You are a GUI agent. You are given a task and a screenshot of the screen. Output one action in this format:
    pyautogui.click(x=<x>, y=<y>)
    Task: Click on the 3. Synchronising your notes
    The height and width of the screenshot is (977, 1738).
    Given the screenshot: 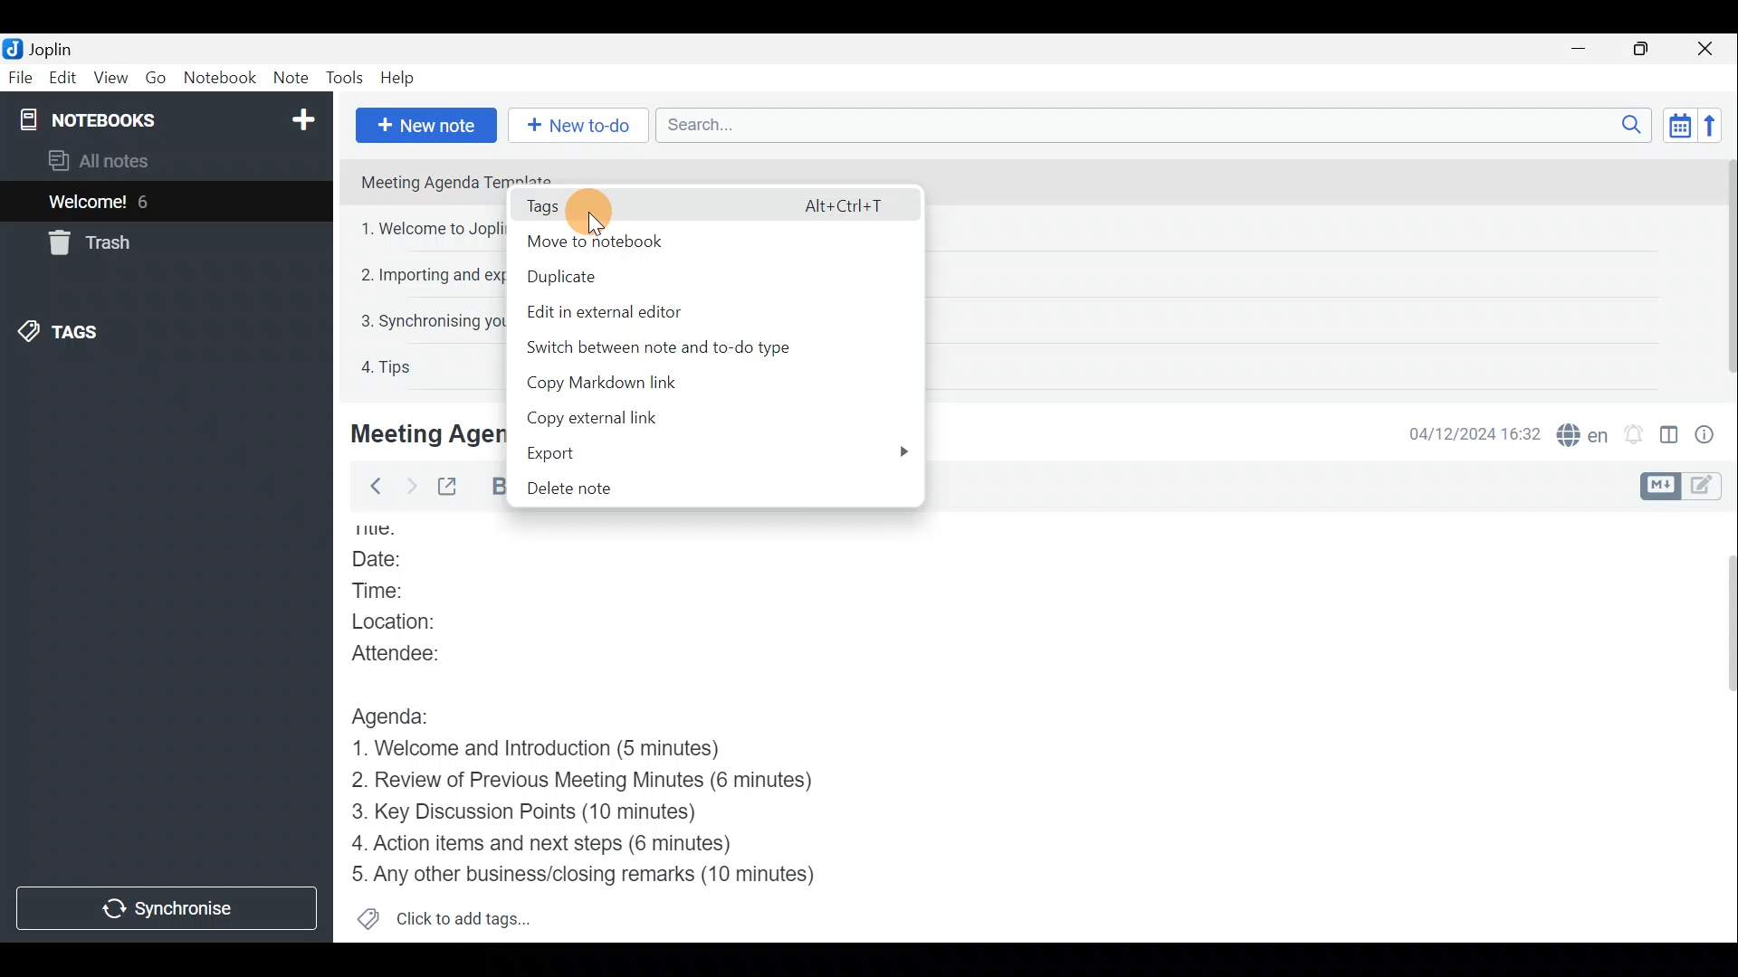 What is the action you would take?
    pyautogui.click(x=429, y=320)
    